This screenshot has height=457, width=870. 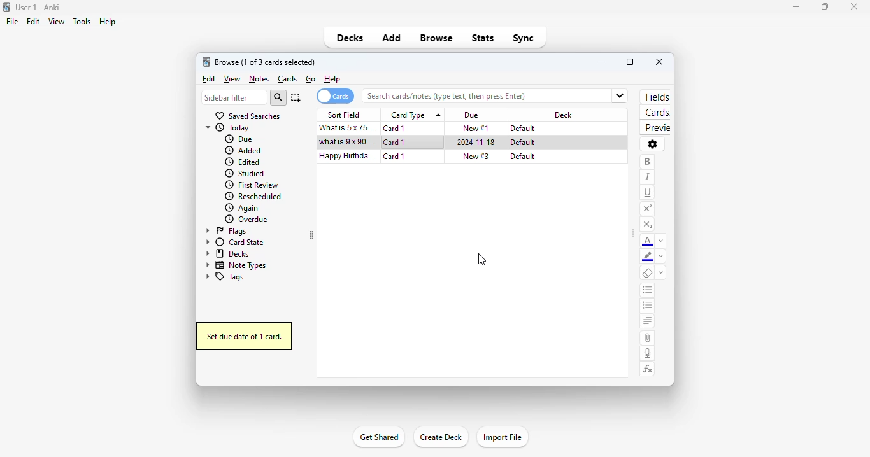 What do you see at coordinates (653, 144) in the screenshot?
I see `options` at bounding box center [653, 144].